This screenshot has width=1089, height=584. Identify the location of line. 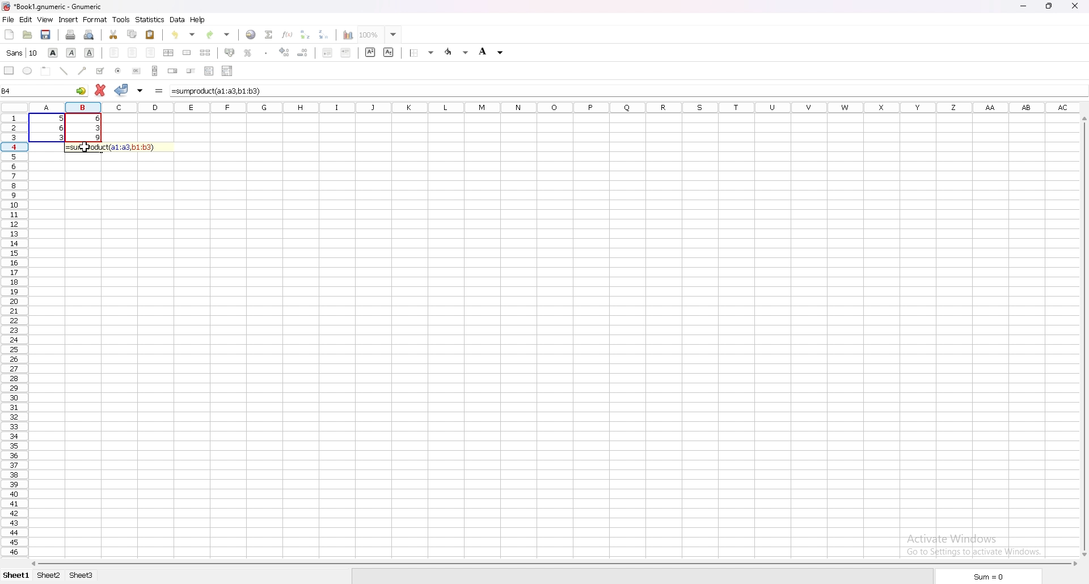
(63, 71).